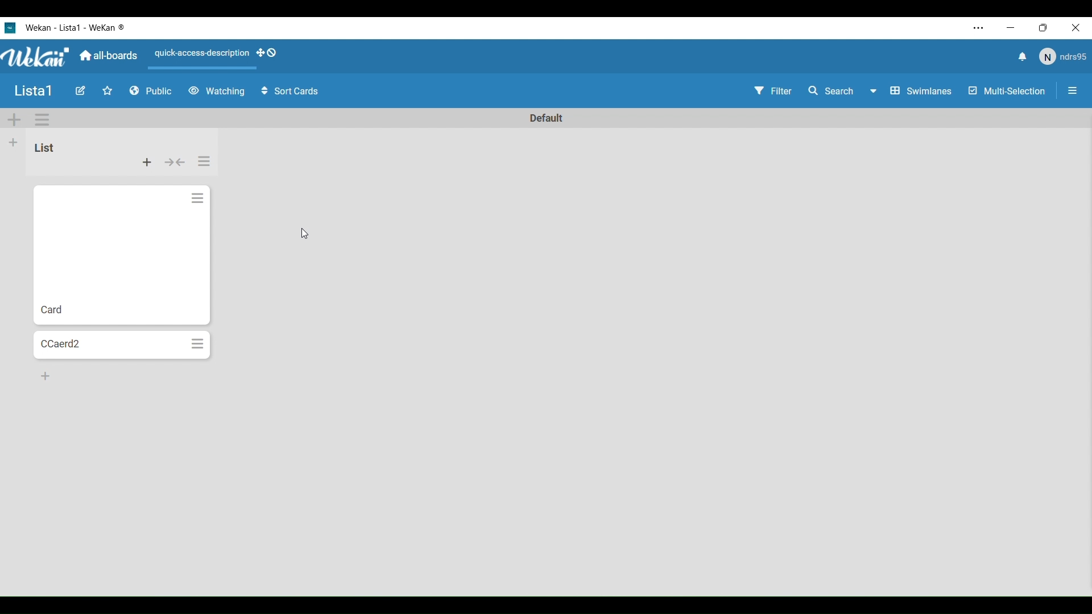  Describe the element at coordinates (304, 233) in the screenshot. I see `Cursor` at that location.